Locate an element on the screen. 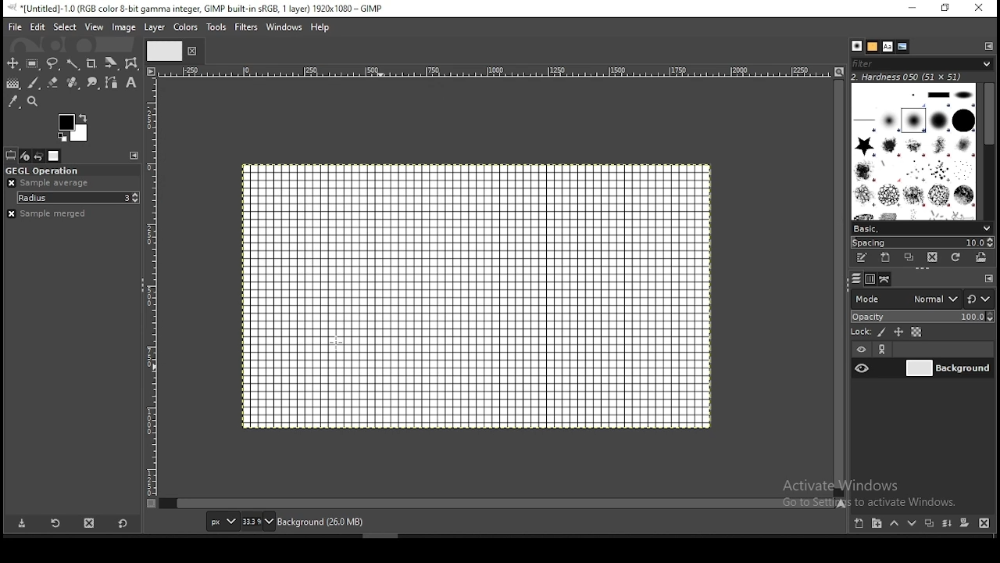 This screenshot has height=563, width=1000. delete tool preset is located at coordinates (95, 525).